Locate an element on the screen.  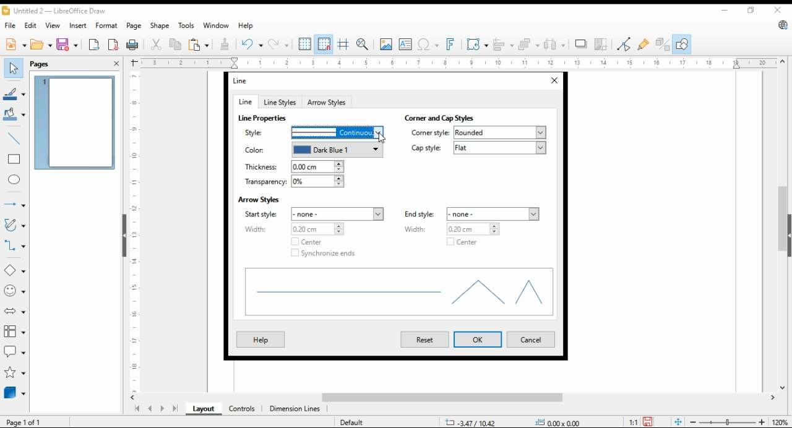
checkbox: center is located at coordinates (304, 242).